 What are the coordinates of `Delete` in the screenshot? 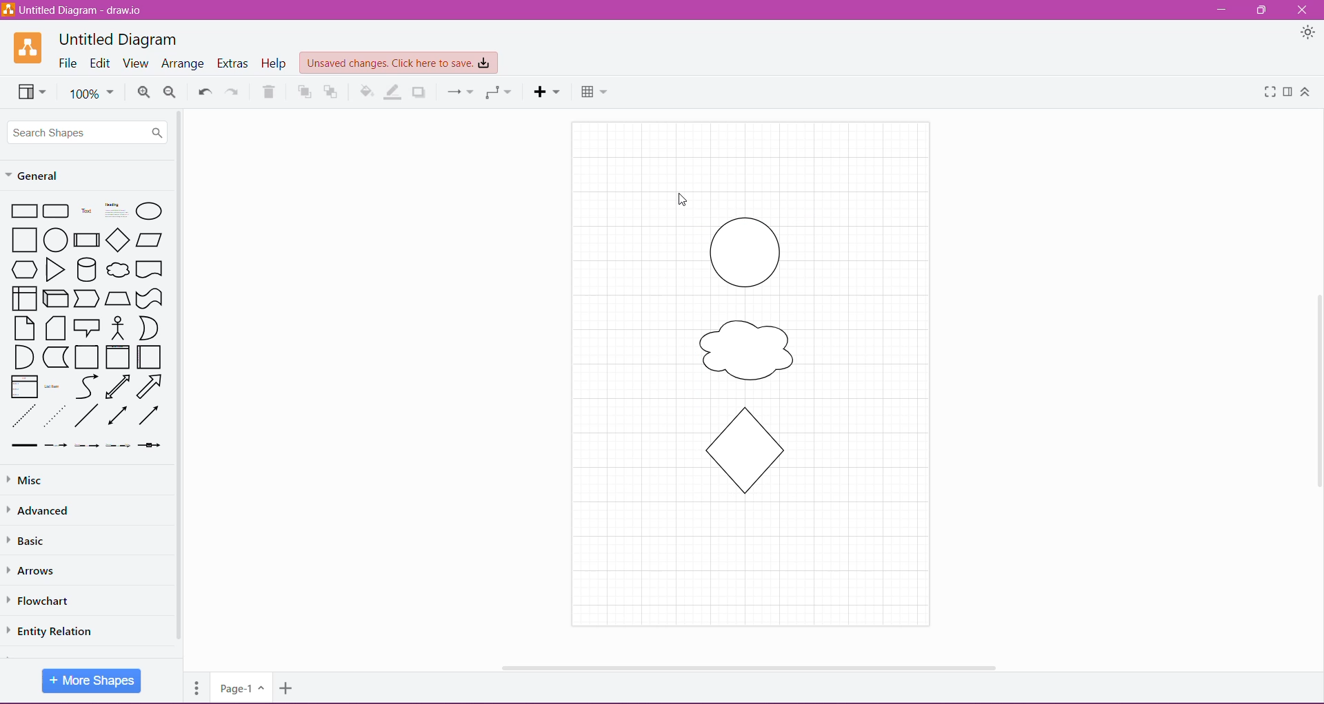 It's located at (269, 92).